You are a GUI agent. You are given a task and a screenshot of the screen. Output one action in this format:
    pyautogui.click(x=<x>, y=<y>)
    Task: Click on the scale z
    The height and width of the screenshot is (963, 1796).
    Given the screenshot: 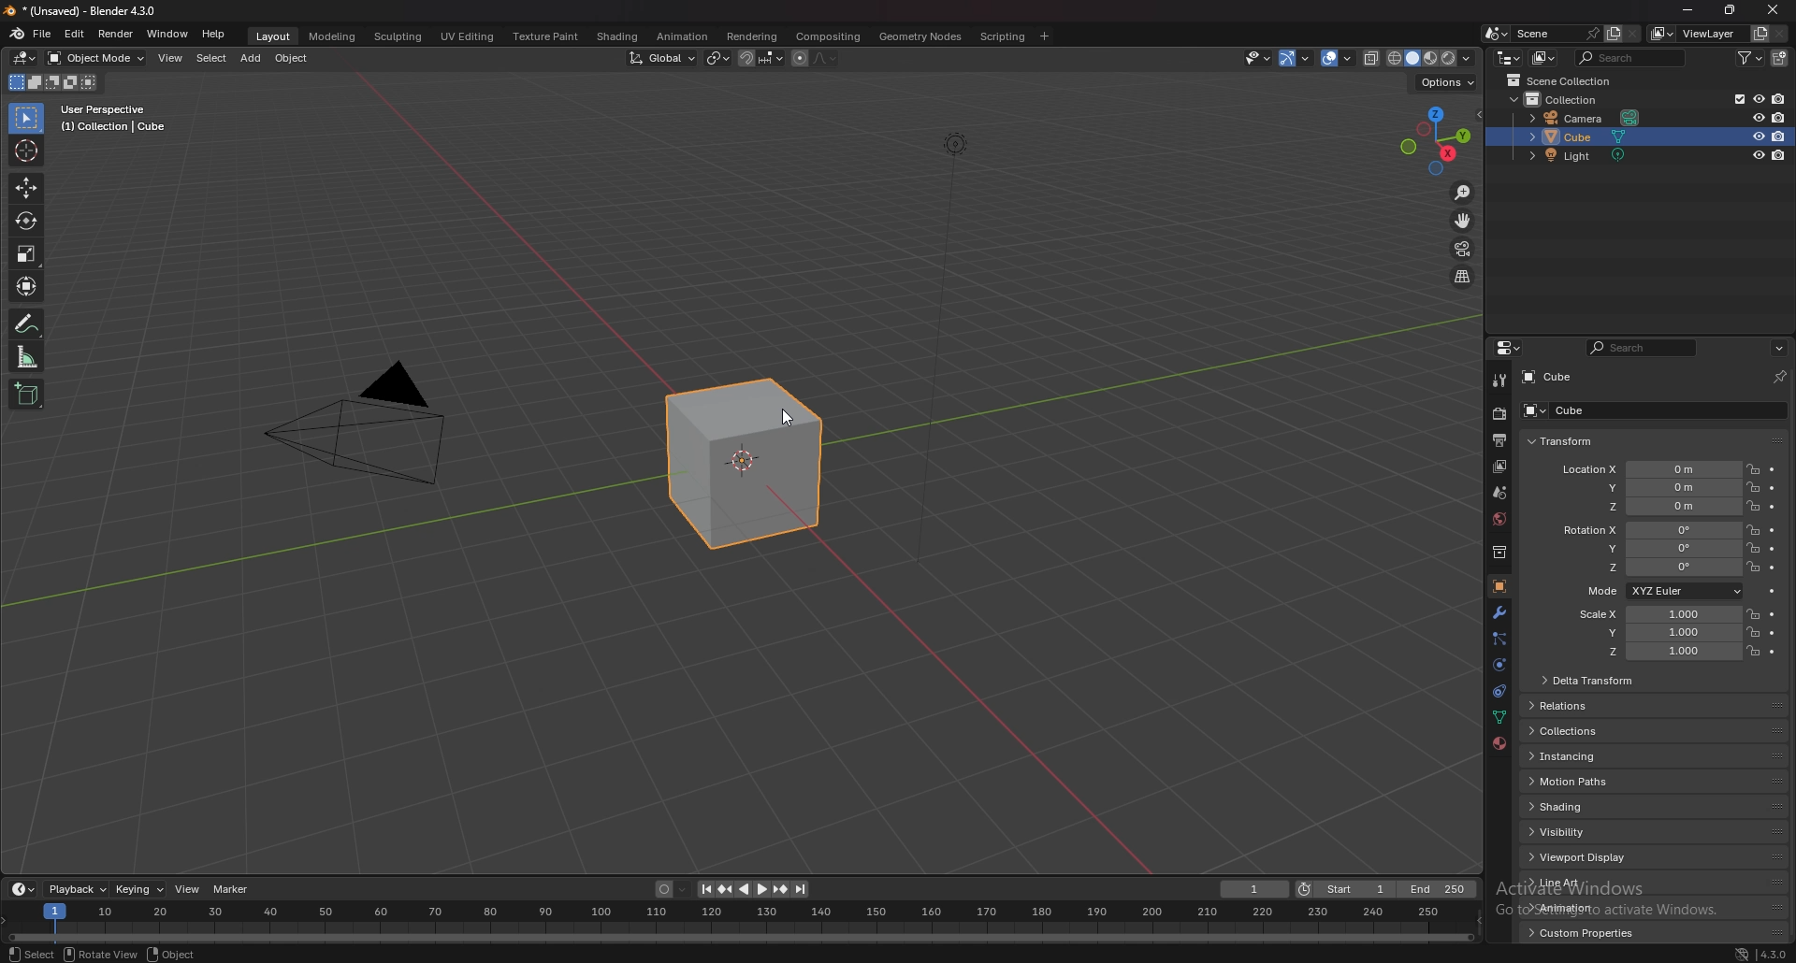 What is the action you would take?
    pyautogui.click(x=1661, y=653)
    